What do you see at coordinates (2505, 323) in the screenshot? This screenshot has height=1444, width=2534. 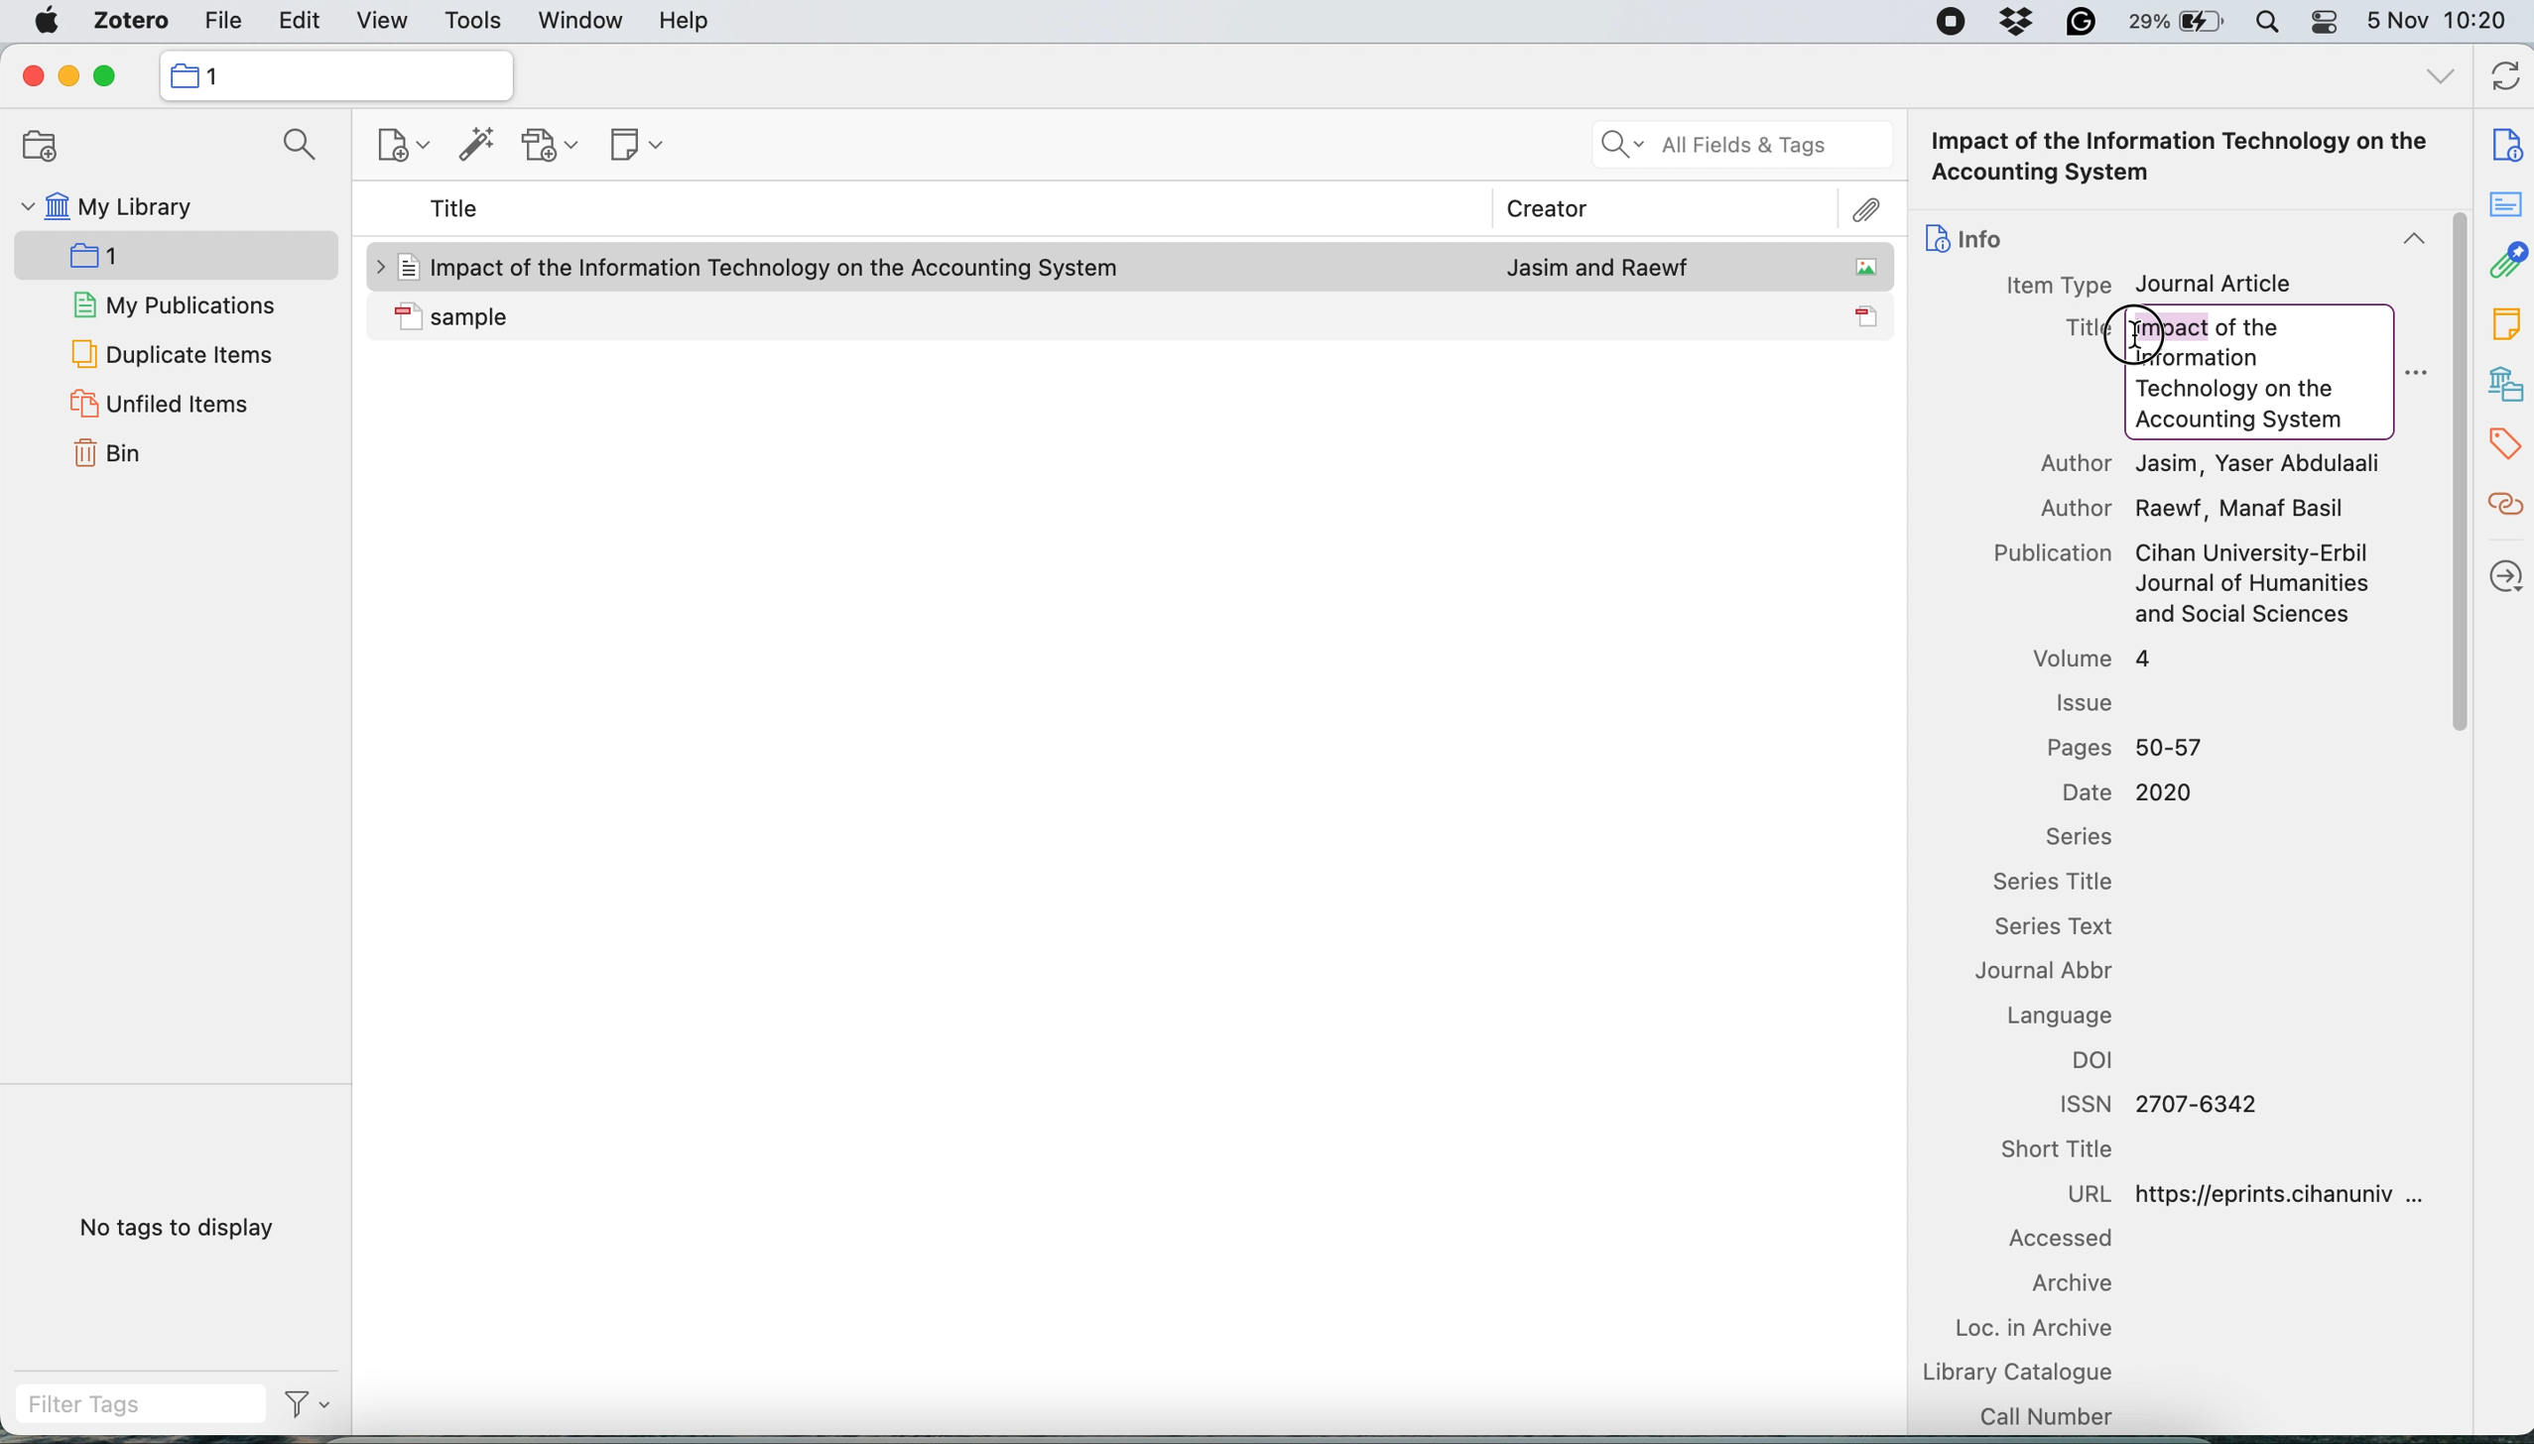 I see `note` at bounding box center [2505, 323].